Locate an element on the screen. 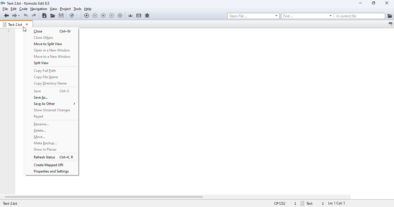 The image size is (394, 207). go back one location is located at coordinates (7, 15).